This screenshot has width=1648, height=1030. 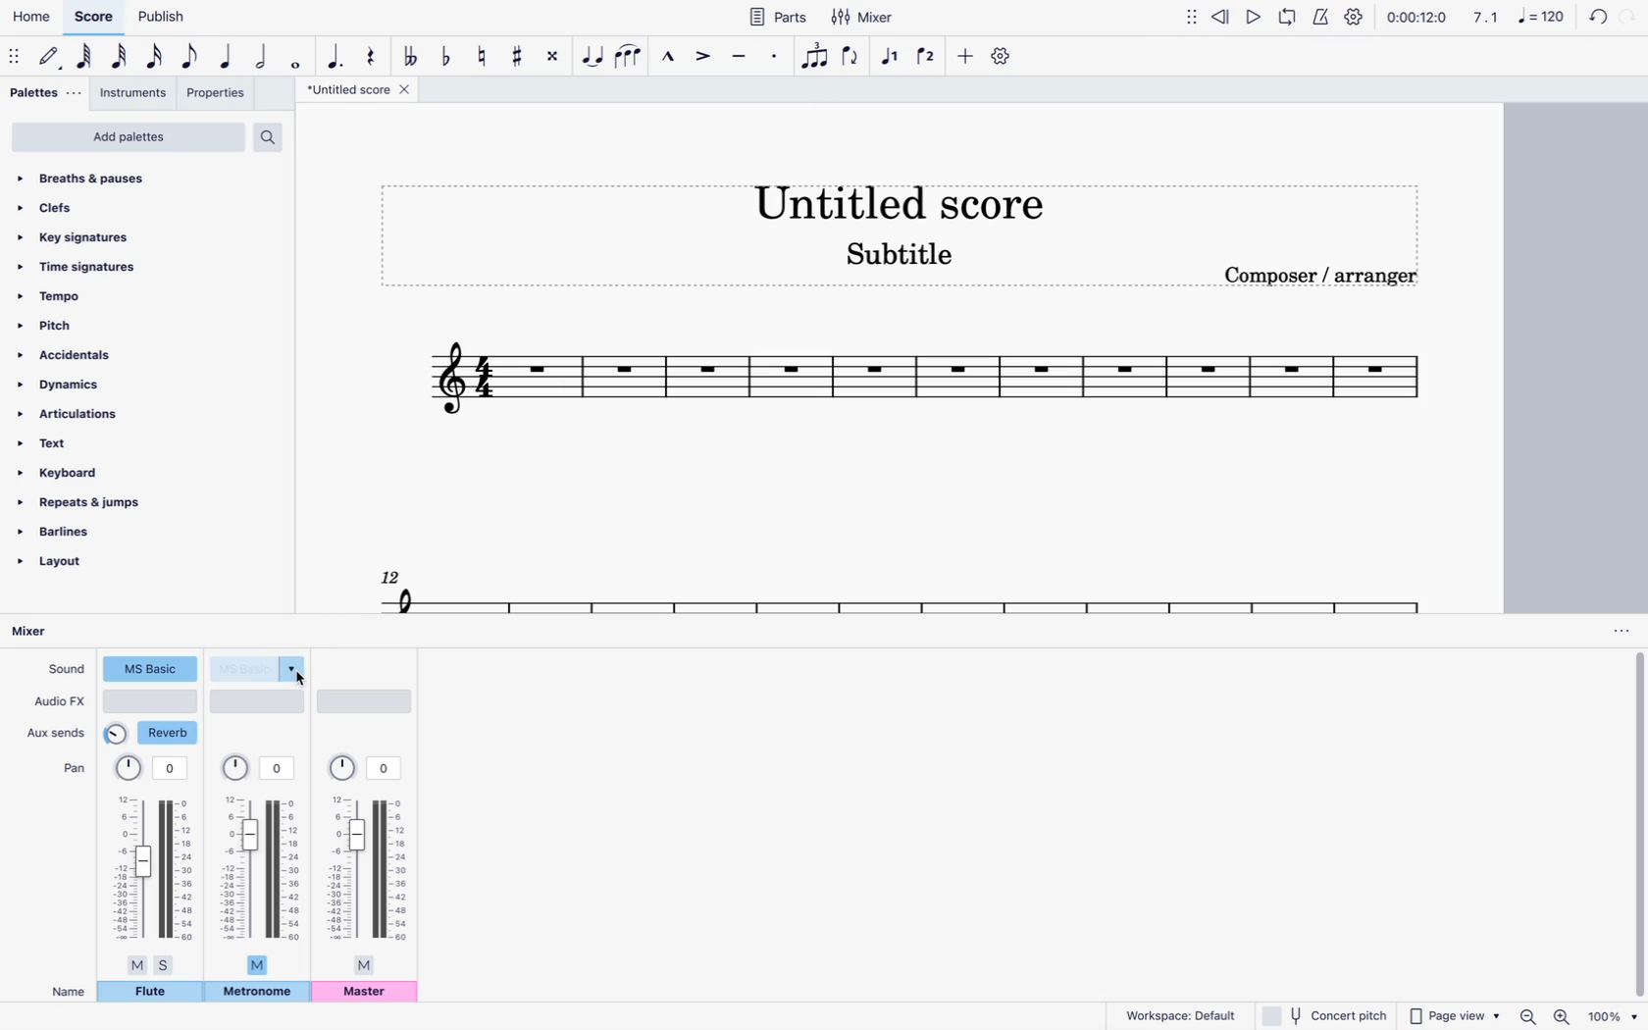 I want to click on options, so click(x=1614, y=631).